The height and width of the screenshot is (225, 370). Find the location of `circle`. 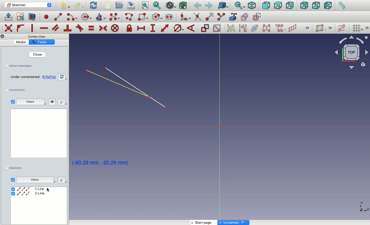

circle is located at coordinates (87, 17).